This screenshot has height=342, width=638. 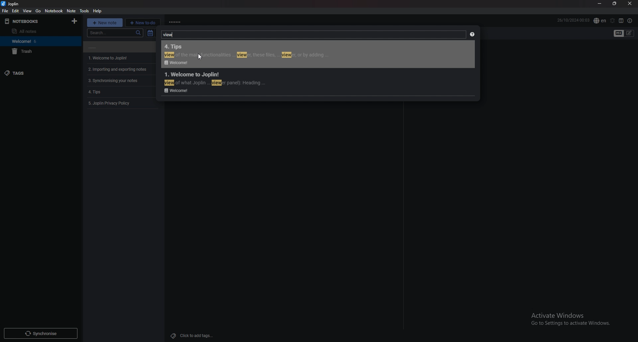 I want to click on close, so click(x=630, y=3).